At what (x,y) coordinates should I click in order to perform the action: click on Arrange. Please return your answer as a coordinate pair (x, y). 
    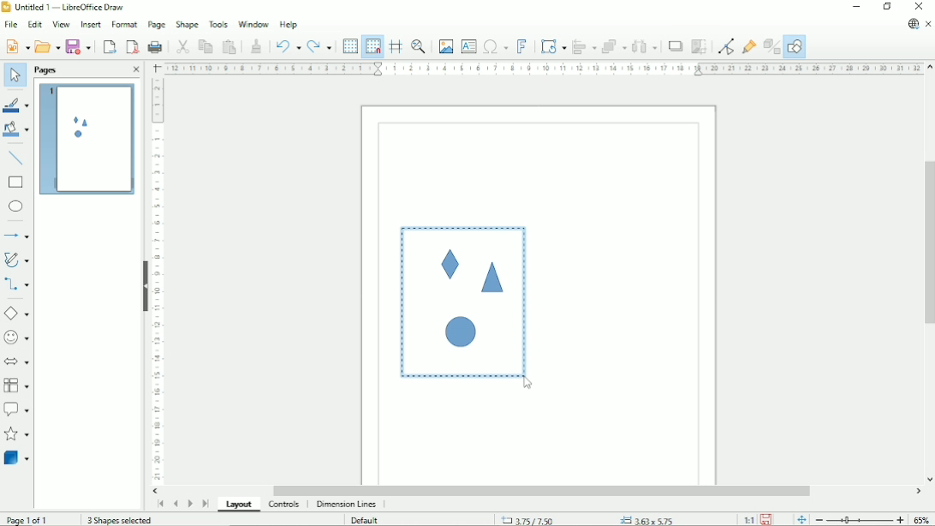
    Looking at the image, I should click on (614, 46).